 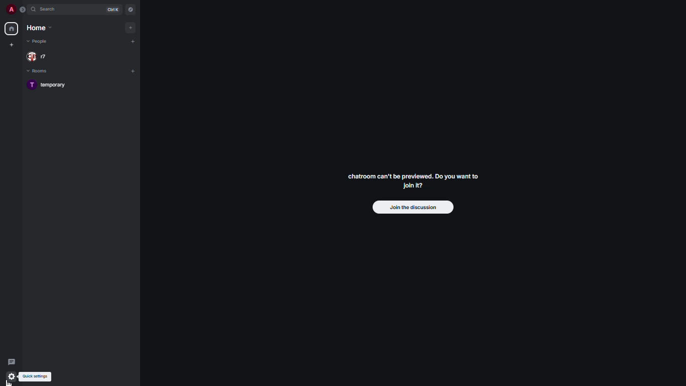 What do you see at coordinates (132, 28) in the screenshot?
I see `add` at bounding box center [132, 28].